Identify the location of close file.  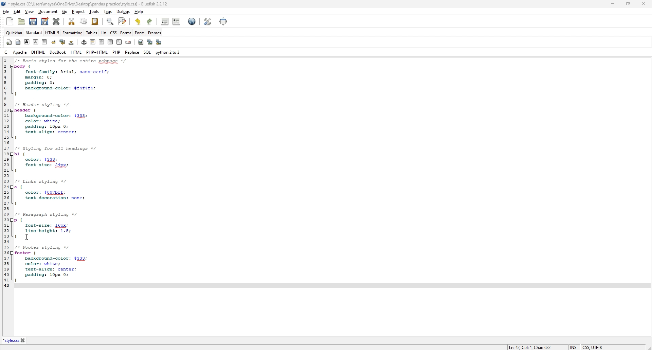
(24, 340).